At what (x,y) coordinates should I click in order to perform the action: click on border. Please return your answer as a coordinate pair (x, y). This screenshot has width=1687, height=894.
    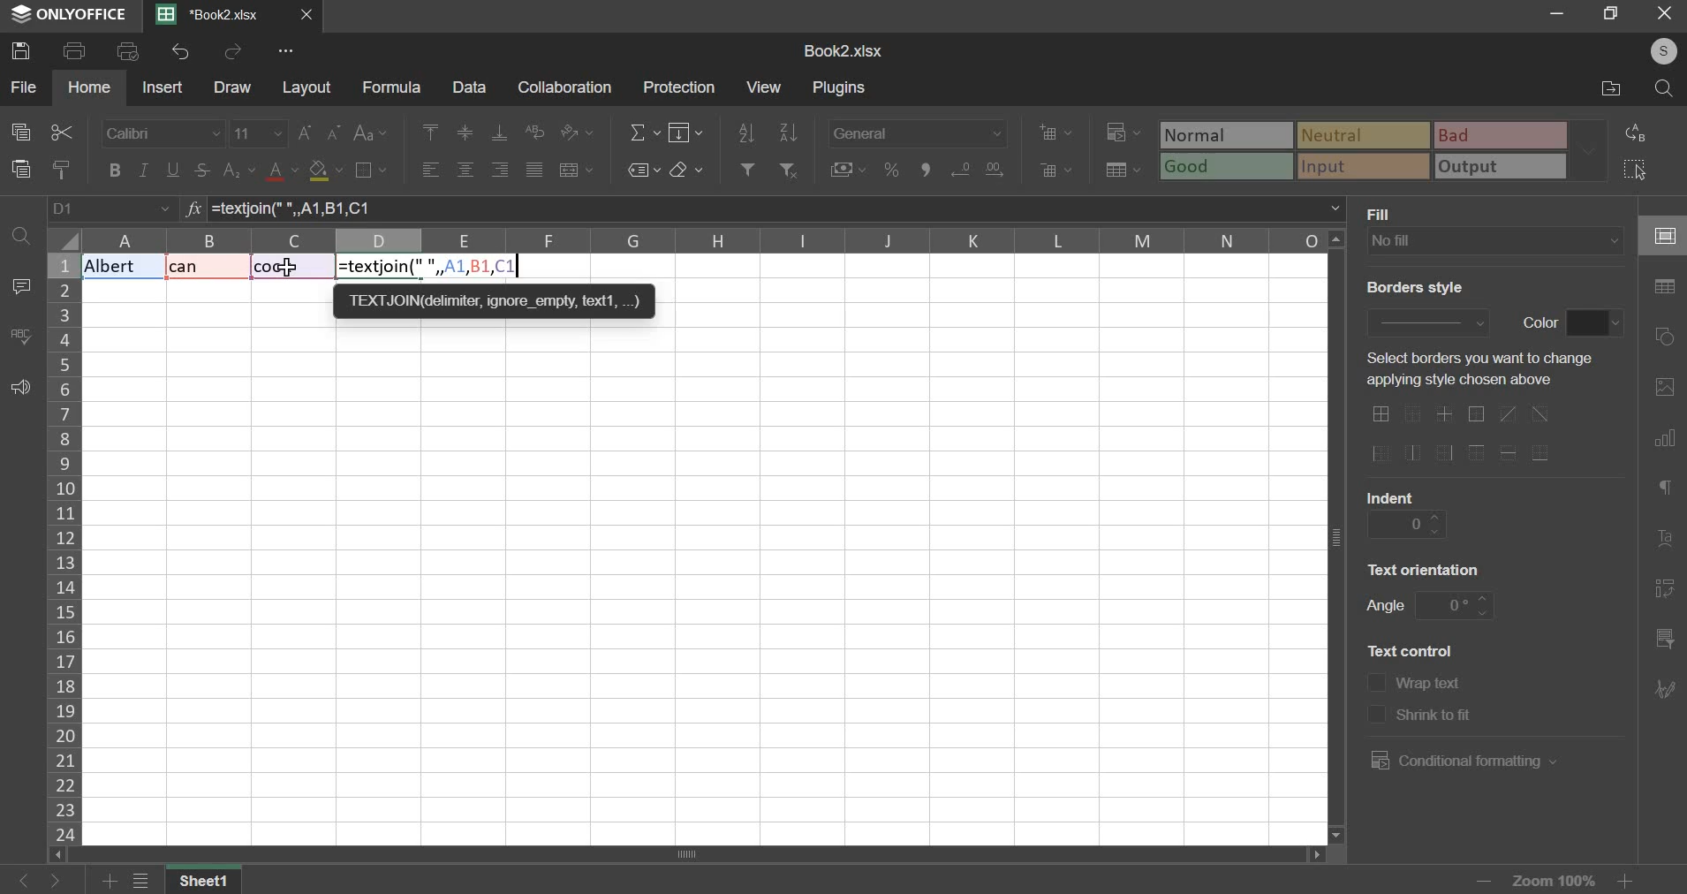
    Looking at the image, I should click on (370, 169).